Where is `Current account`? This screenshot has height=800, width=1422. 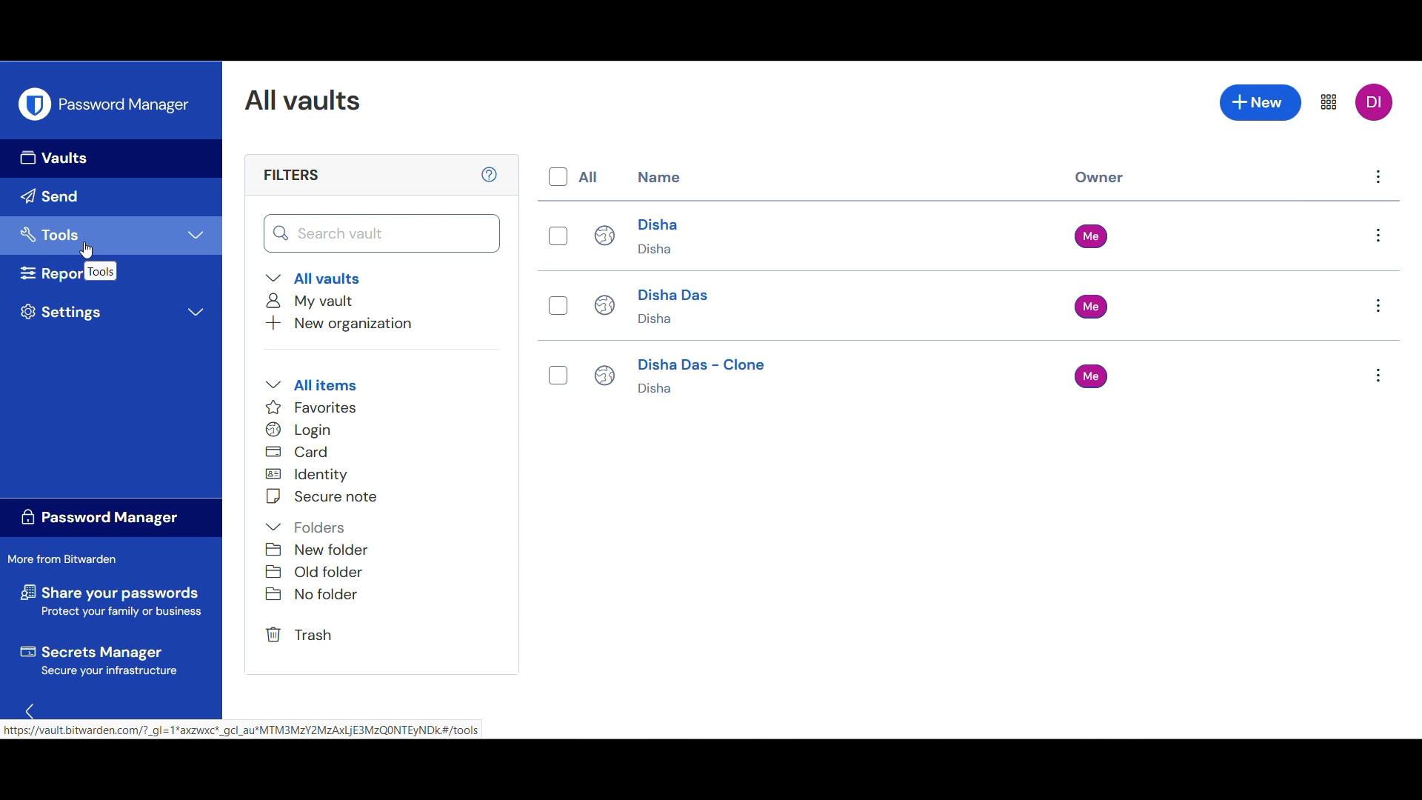
Current account is located at coordinates (1375, 102).